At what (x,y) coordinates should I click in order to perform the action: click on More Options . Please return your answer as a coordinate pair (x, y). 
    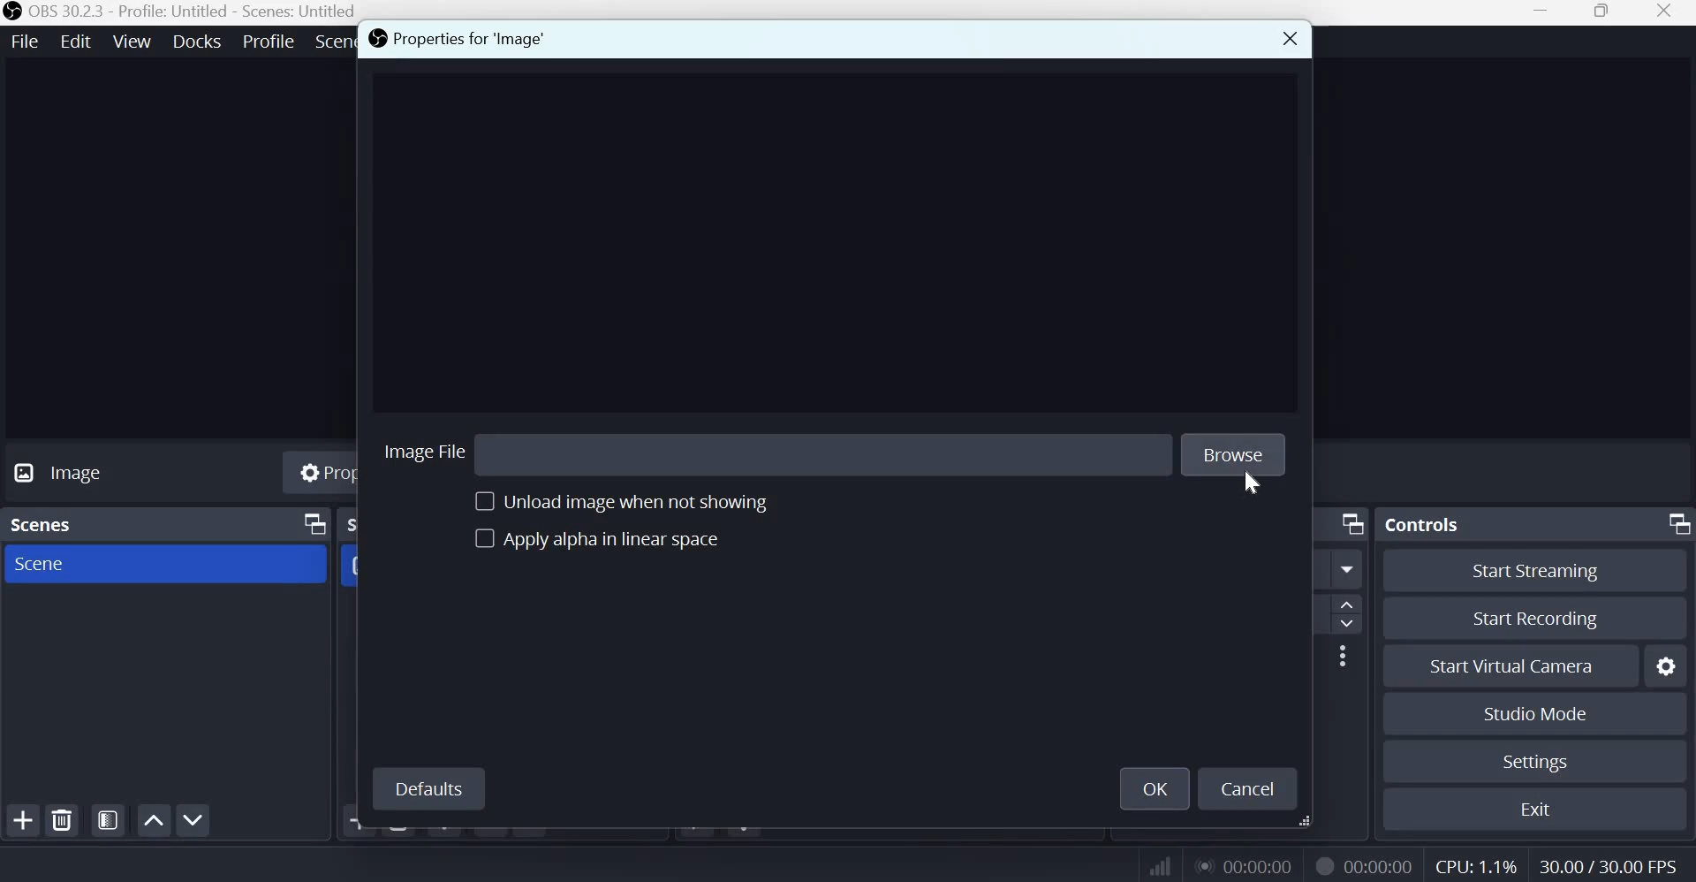
    Looking at the image, I should click on (1342, 655).